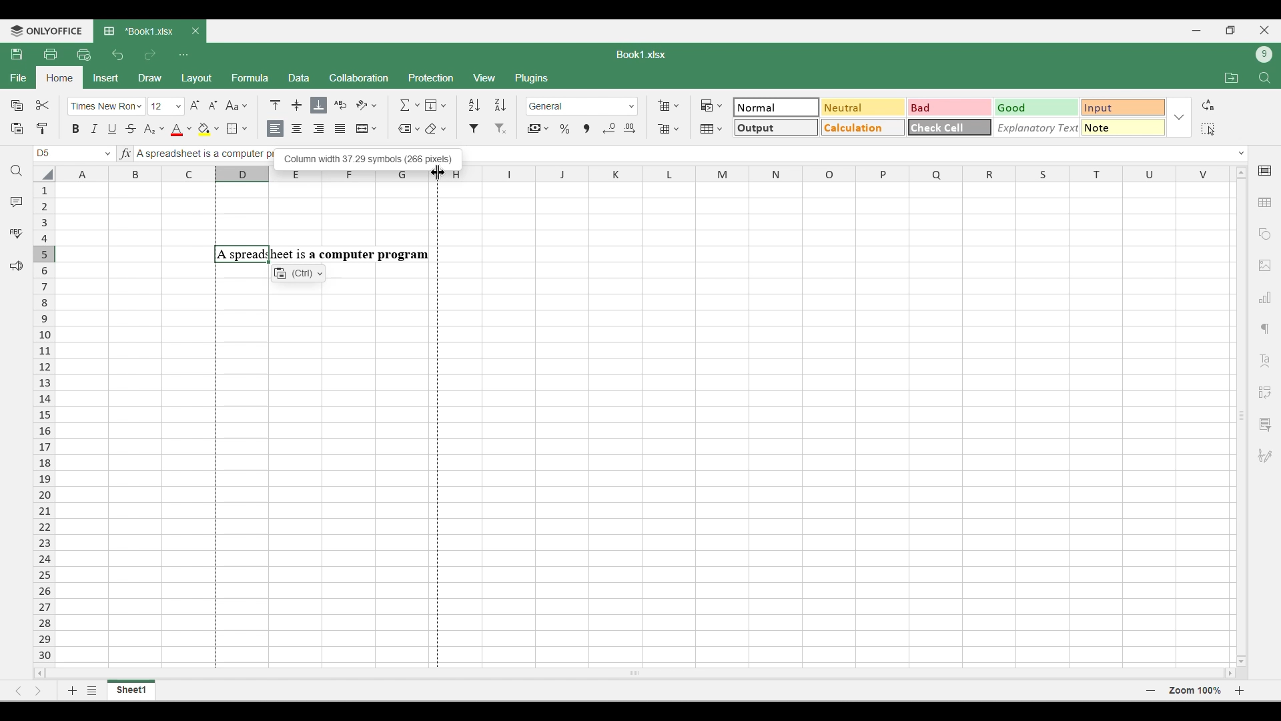  I want to click on Redo, so click(149, 55).